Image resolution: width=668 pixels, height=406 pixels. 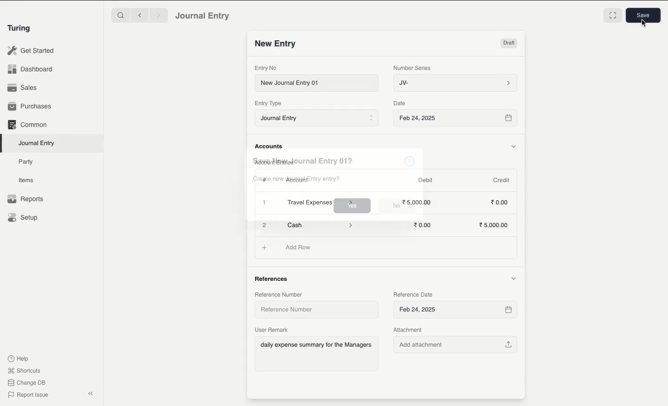 What do you see at coordinates (456, 343) in the screenshot?
I see `Add attachment` at bounding box center [456, 343].